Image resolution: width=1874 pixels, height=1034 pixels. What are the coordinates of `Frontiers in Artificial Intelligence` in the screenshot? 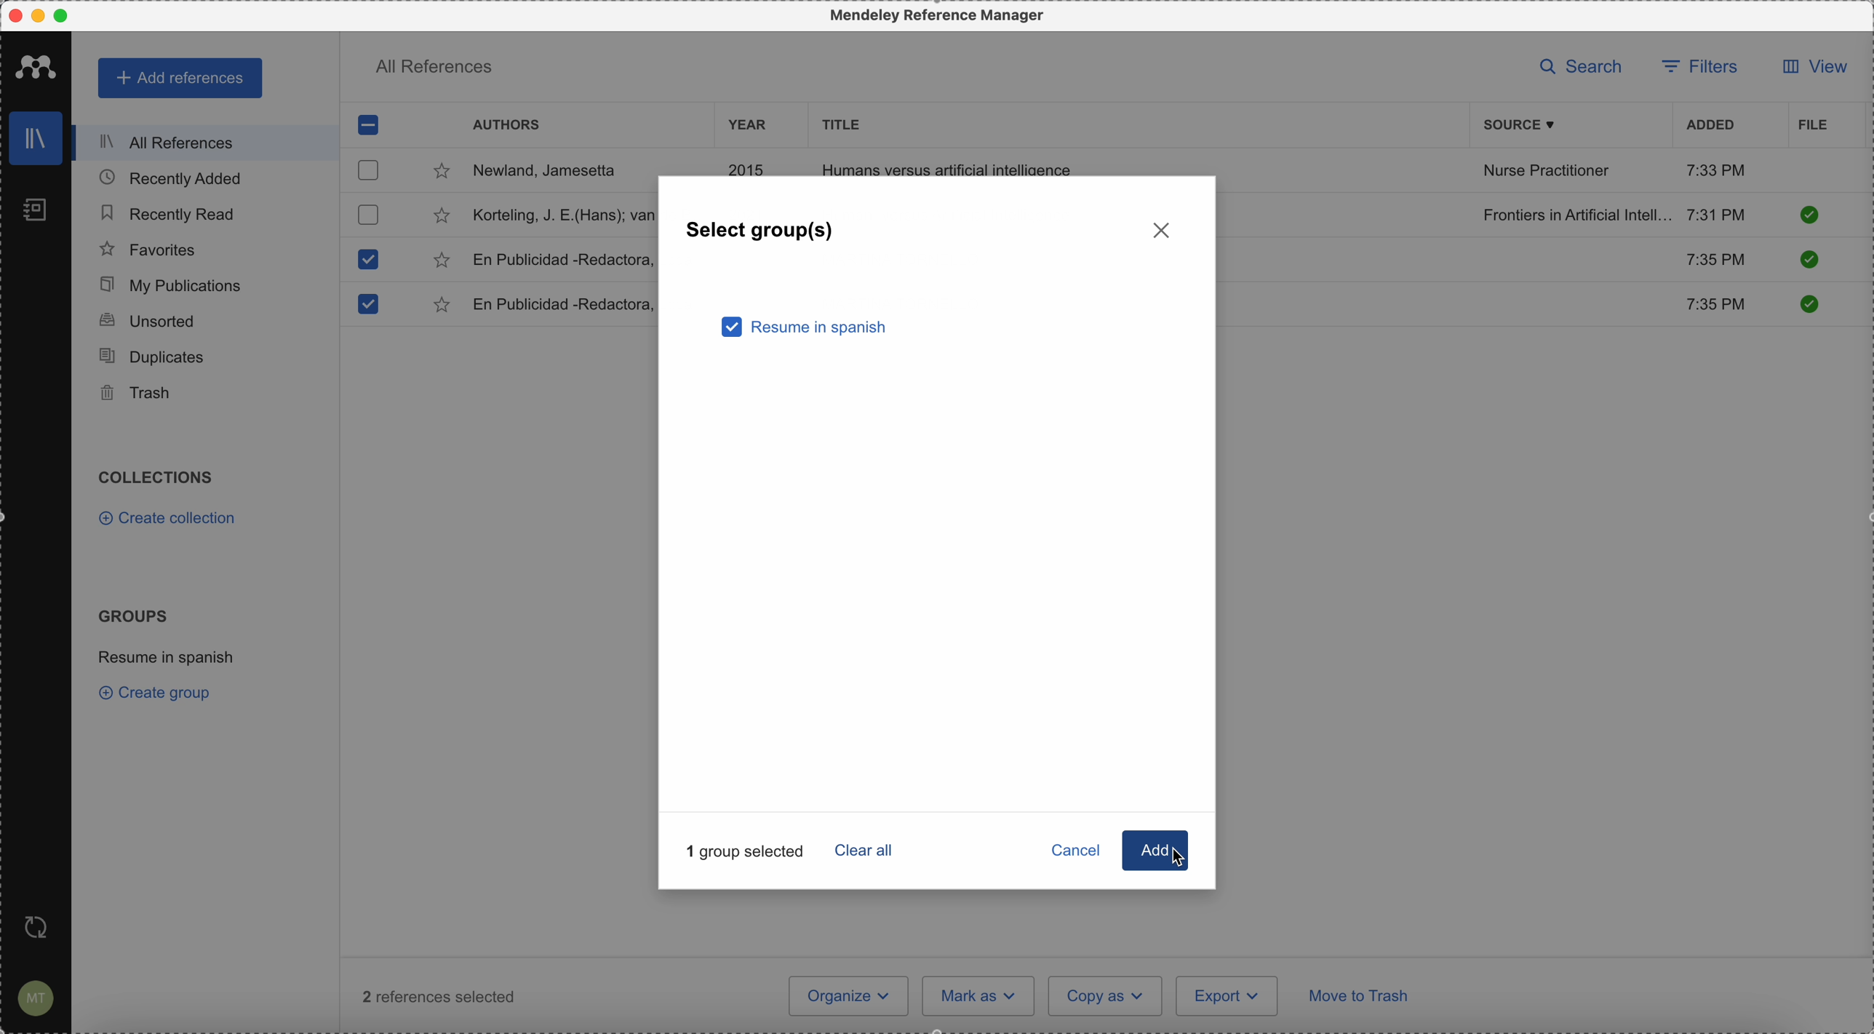 It's located at (1576, 215).